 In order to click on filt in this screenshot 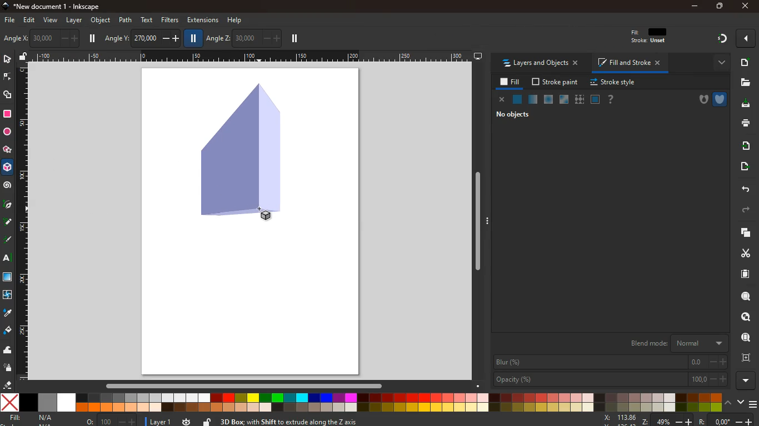, I will do `click(650, 38)`.